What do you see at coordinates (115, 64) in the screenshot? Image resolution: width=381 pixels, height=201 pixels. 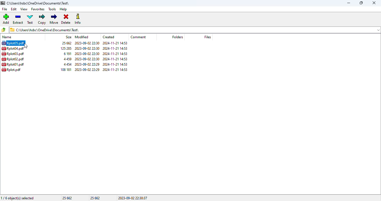 I see `created date & time` at bounding box center [115, 64].